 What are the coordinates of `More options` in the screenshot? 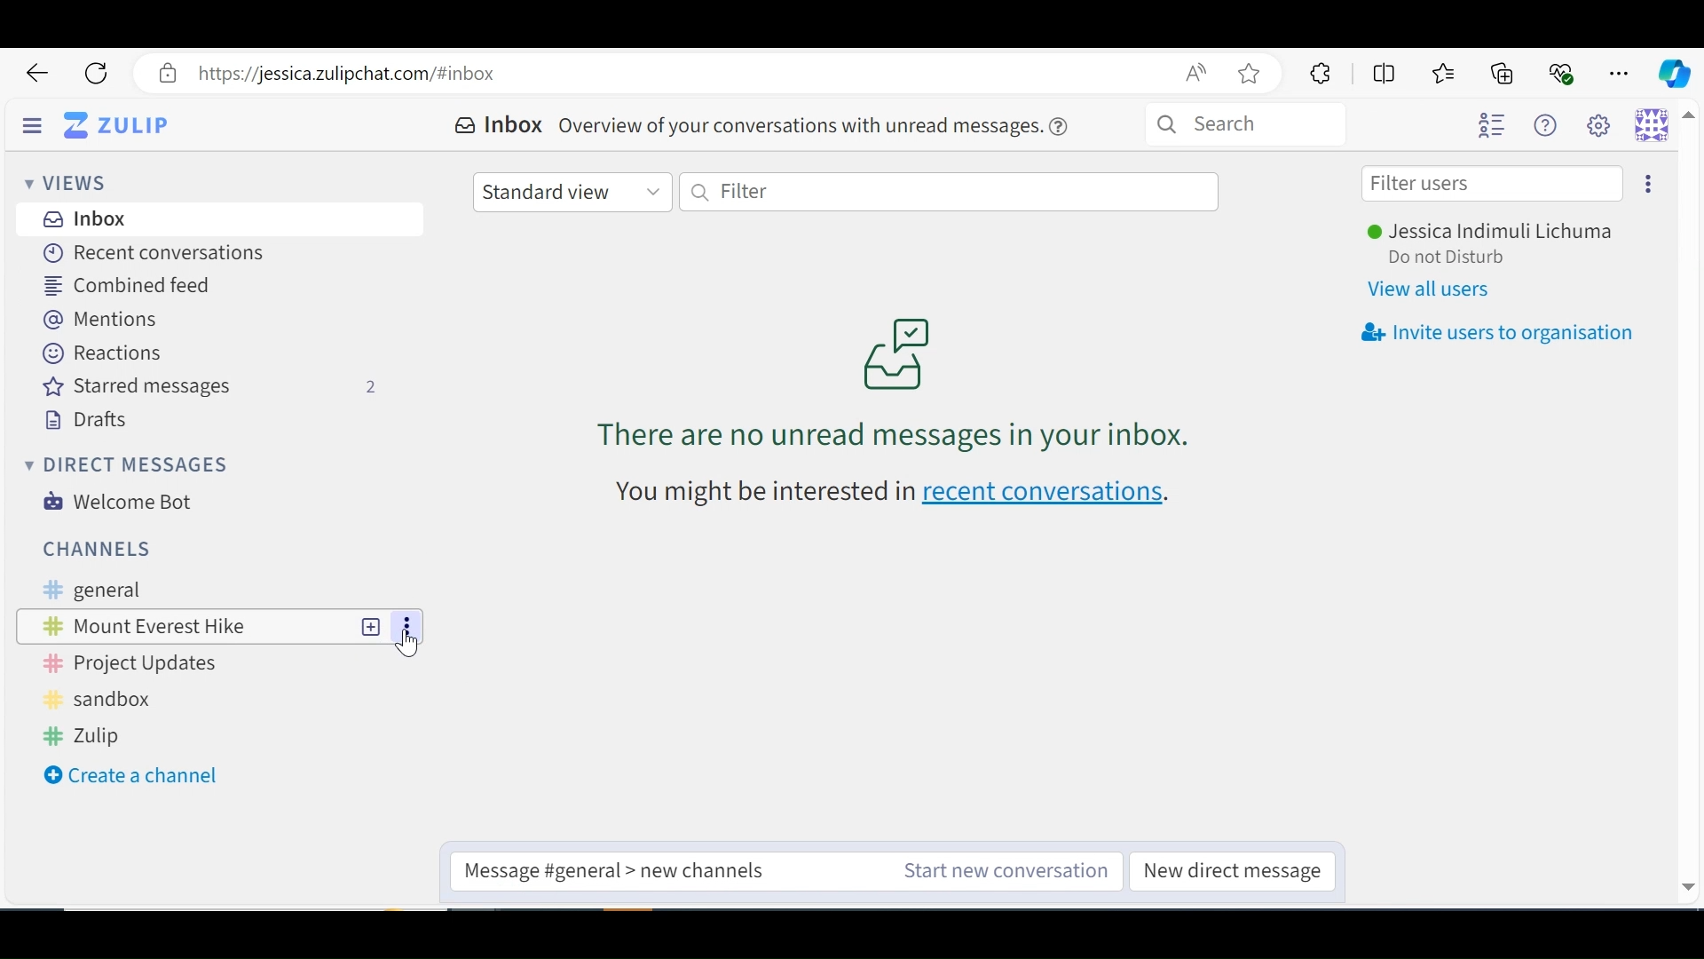 It's located at (1644, 182).